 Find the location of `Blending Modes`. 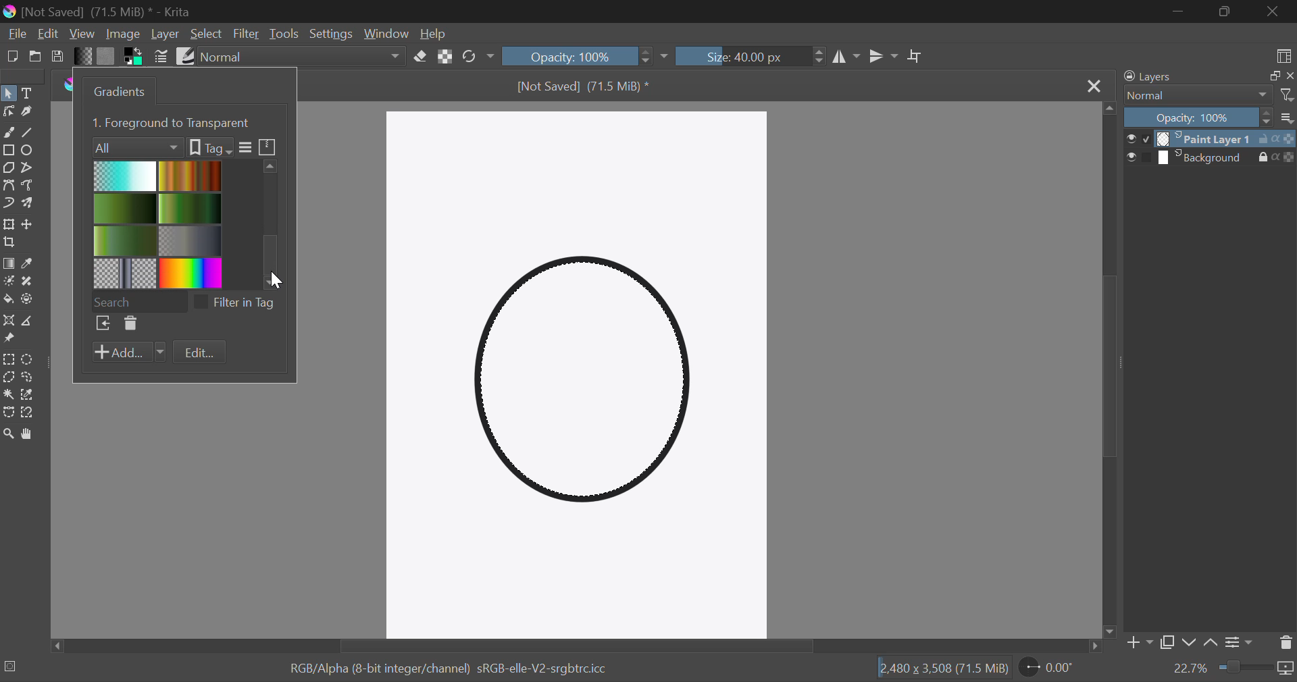

Blending Modes is located at coordinates (301, 55).